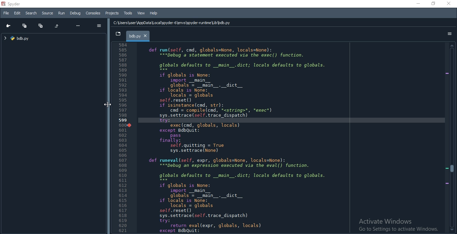 Image resolution: width=457 pixels, height=234 pixels. I want to click on close, so click(449, 4).